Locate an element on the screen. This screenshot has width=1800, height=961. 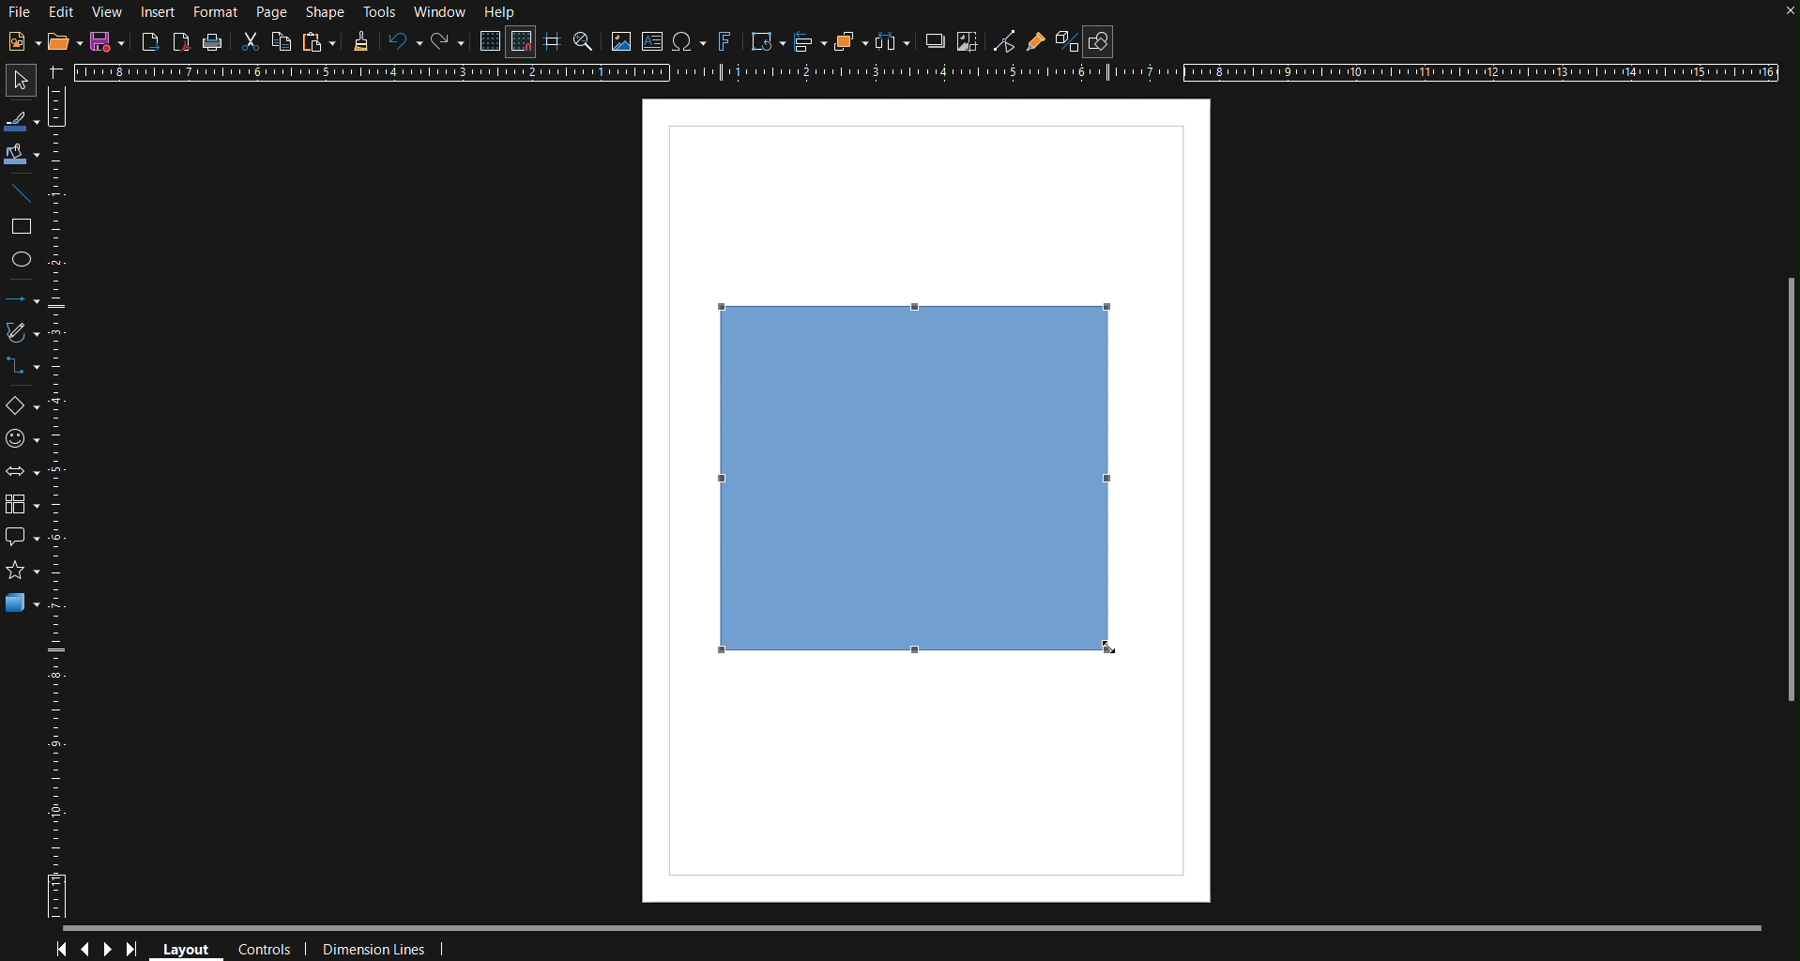
Basic Shapes is located at coordinates (23, 407).